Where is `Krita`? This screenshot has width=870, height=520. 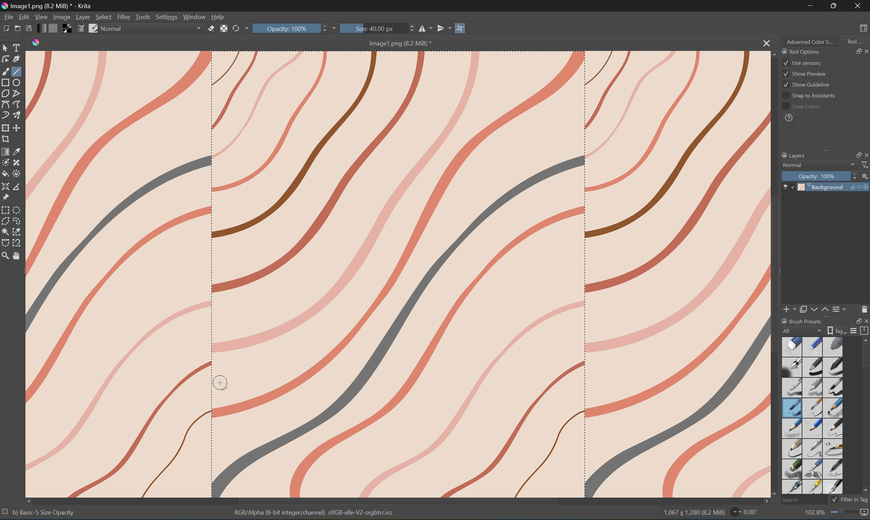
Krita is located at coordinates (36, 43).